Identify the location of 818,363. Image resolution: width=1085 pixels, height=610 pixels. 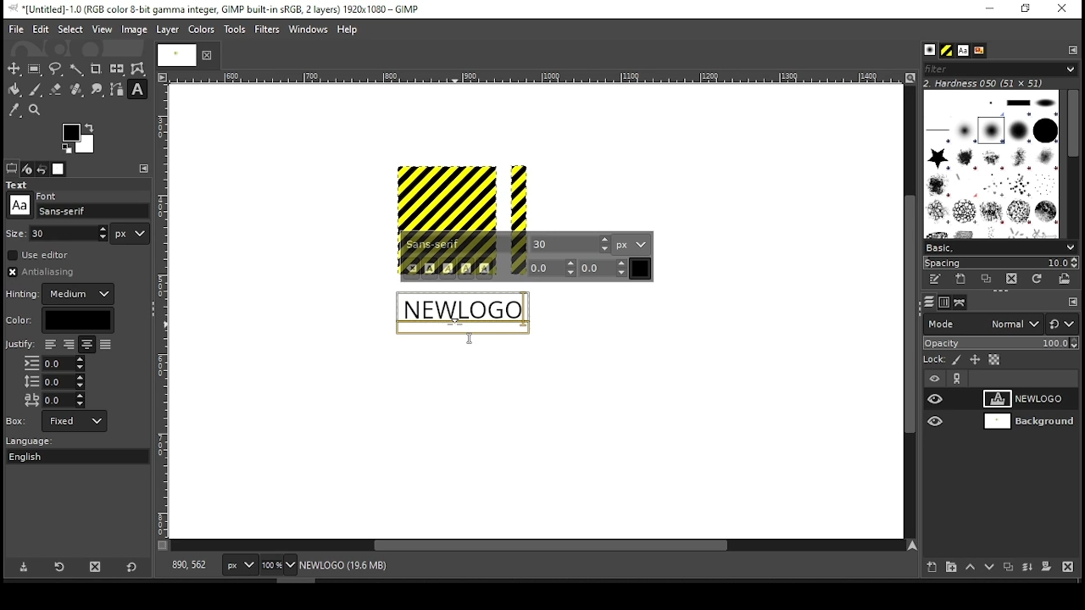
(187, 565).